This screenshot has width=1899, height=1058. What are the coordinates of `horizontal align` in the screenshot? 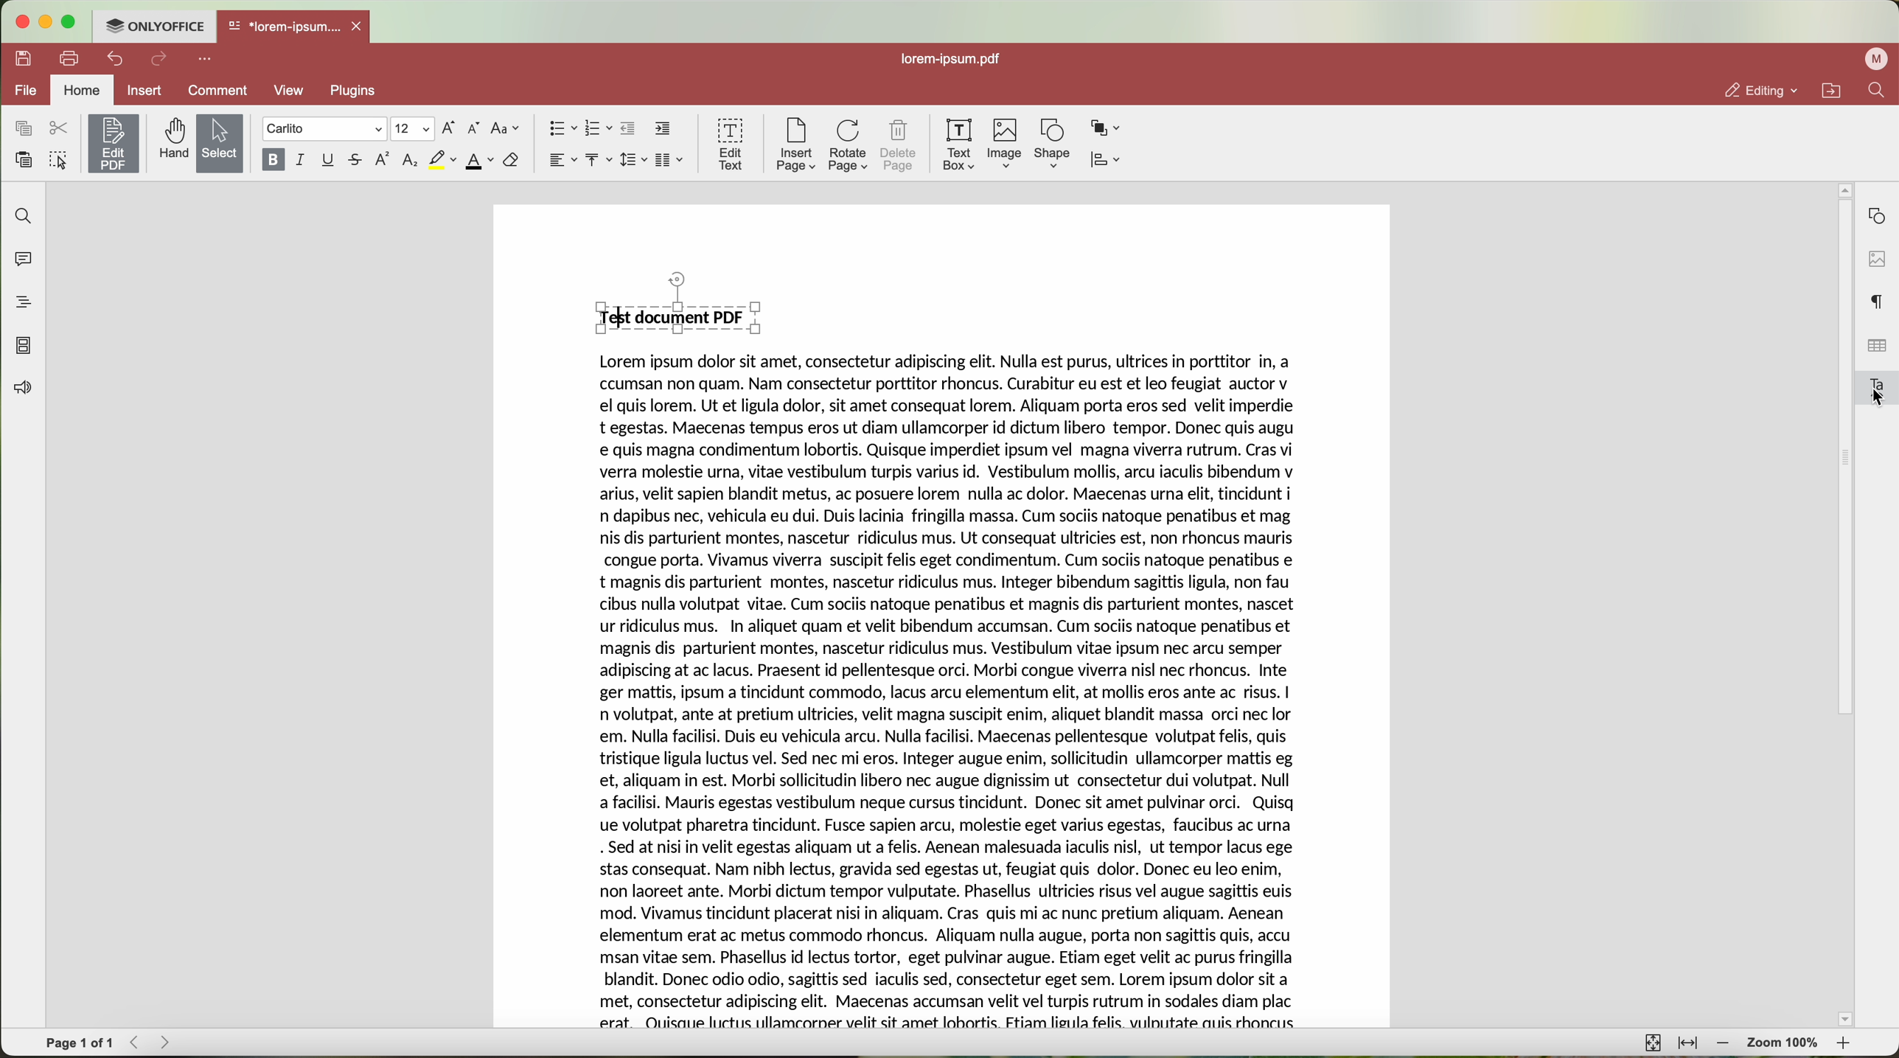 It's located at (562, 160).